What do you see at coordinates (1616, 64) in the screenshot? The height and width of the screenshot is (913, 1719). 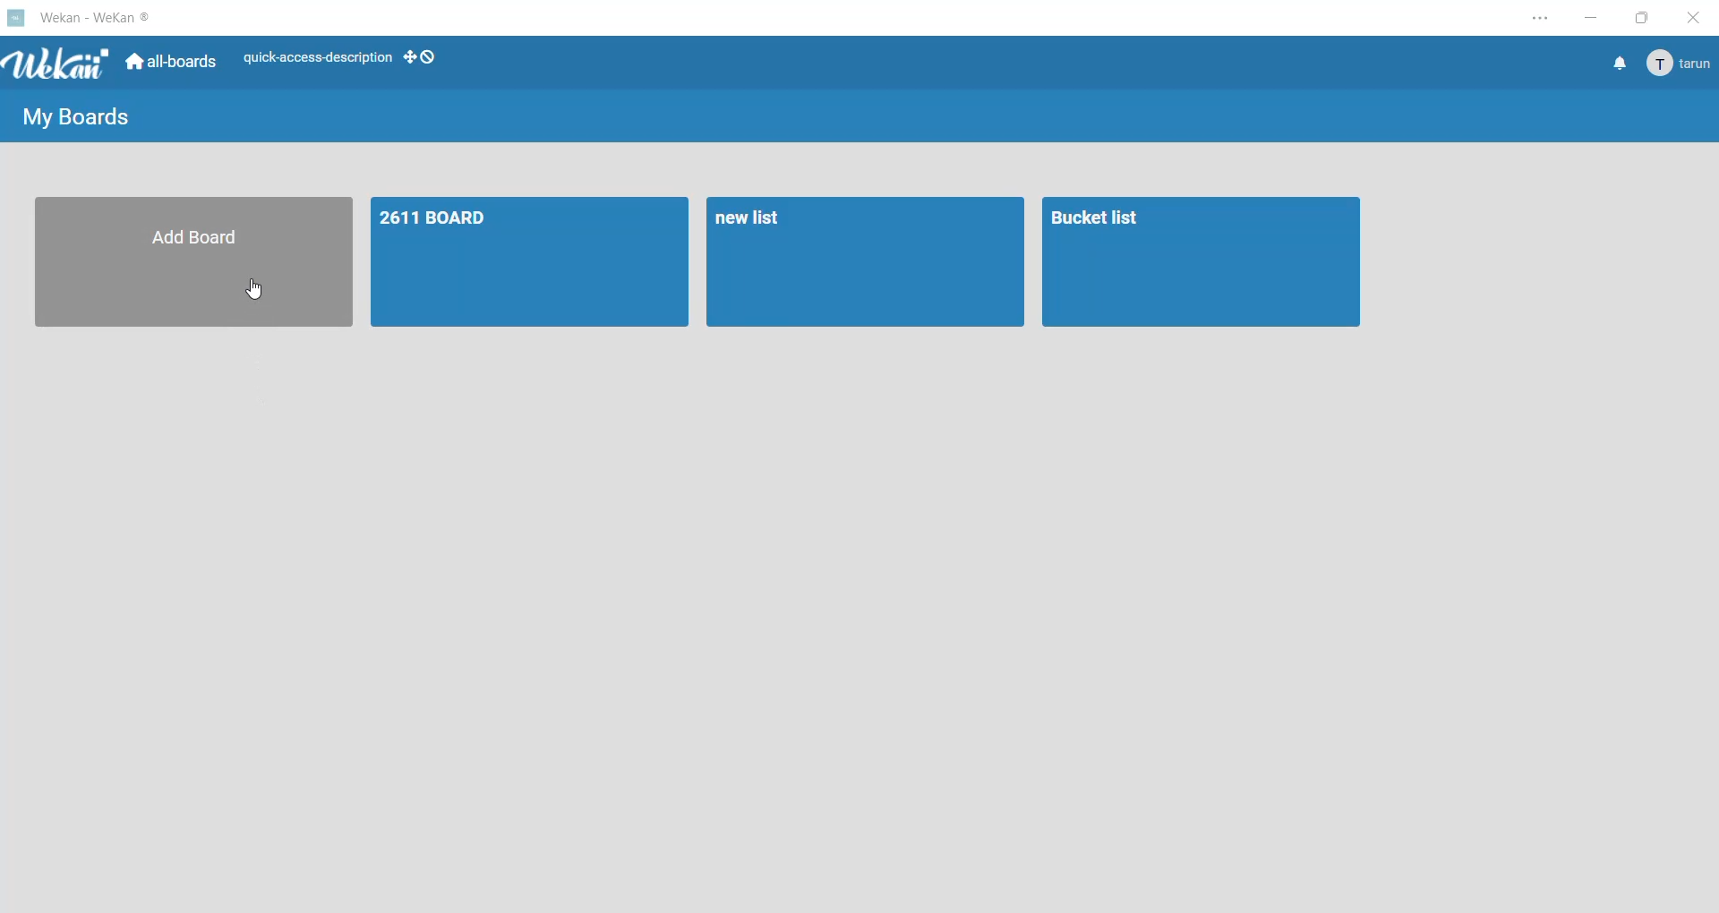 I see `notifications` at bounding box center [1616, 64].